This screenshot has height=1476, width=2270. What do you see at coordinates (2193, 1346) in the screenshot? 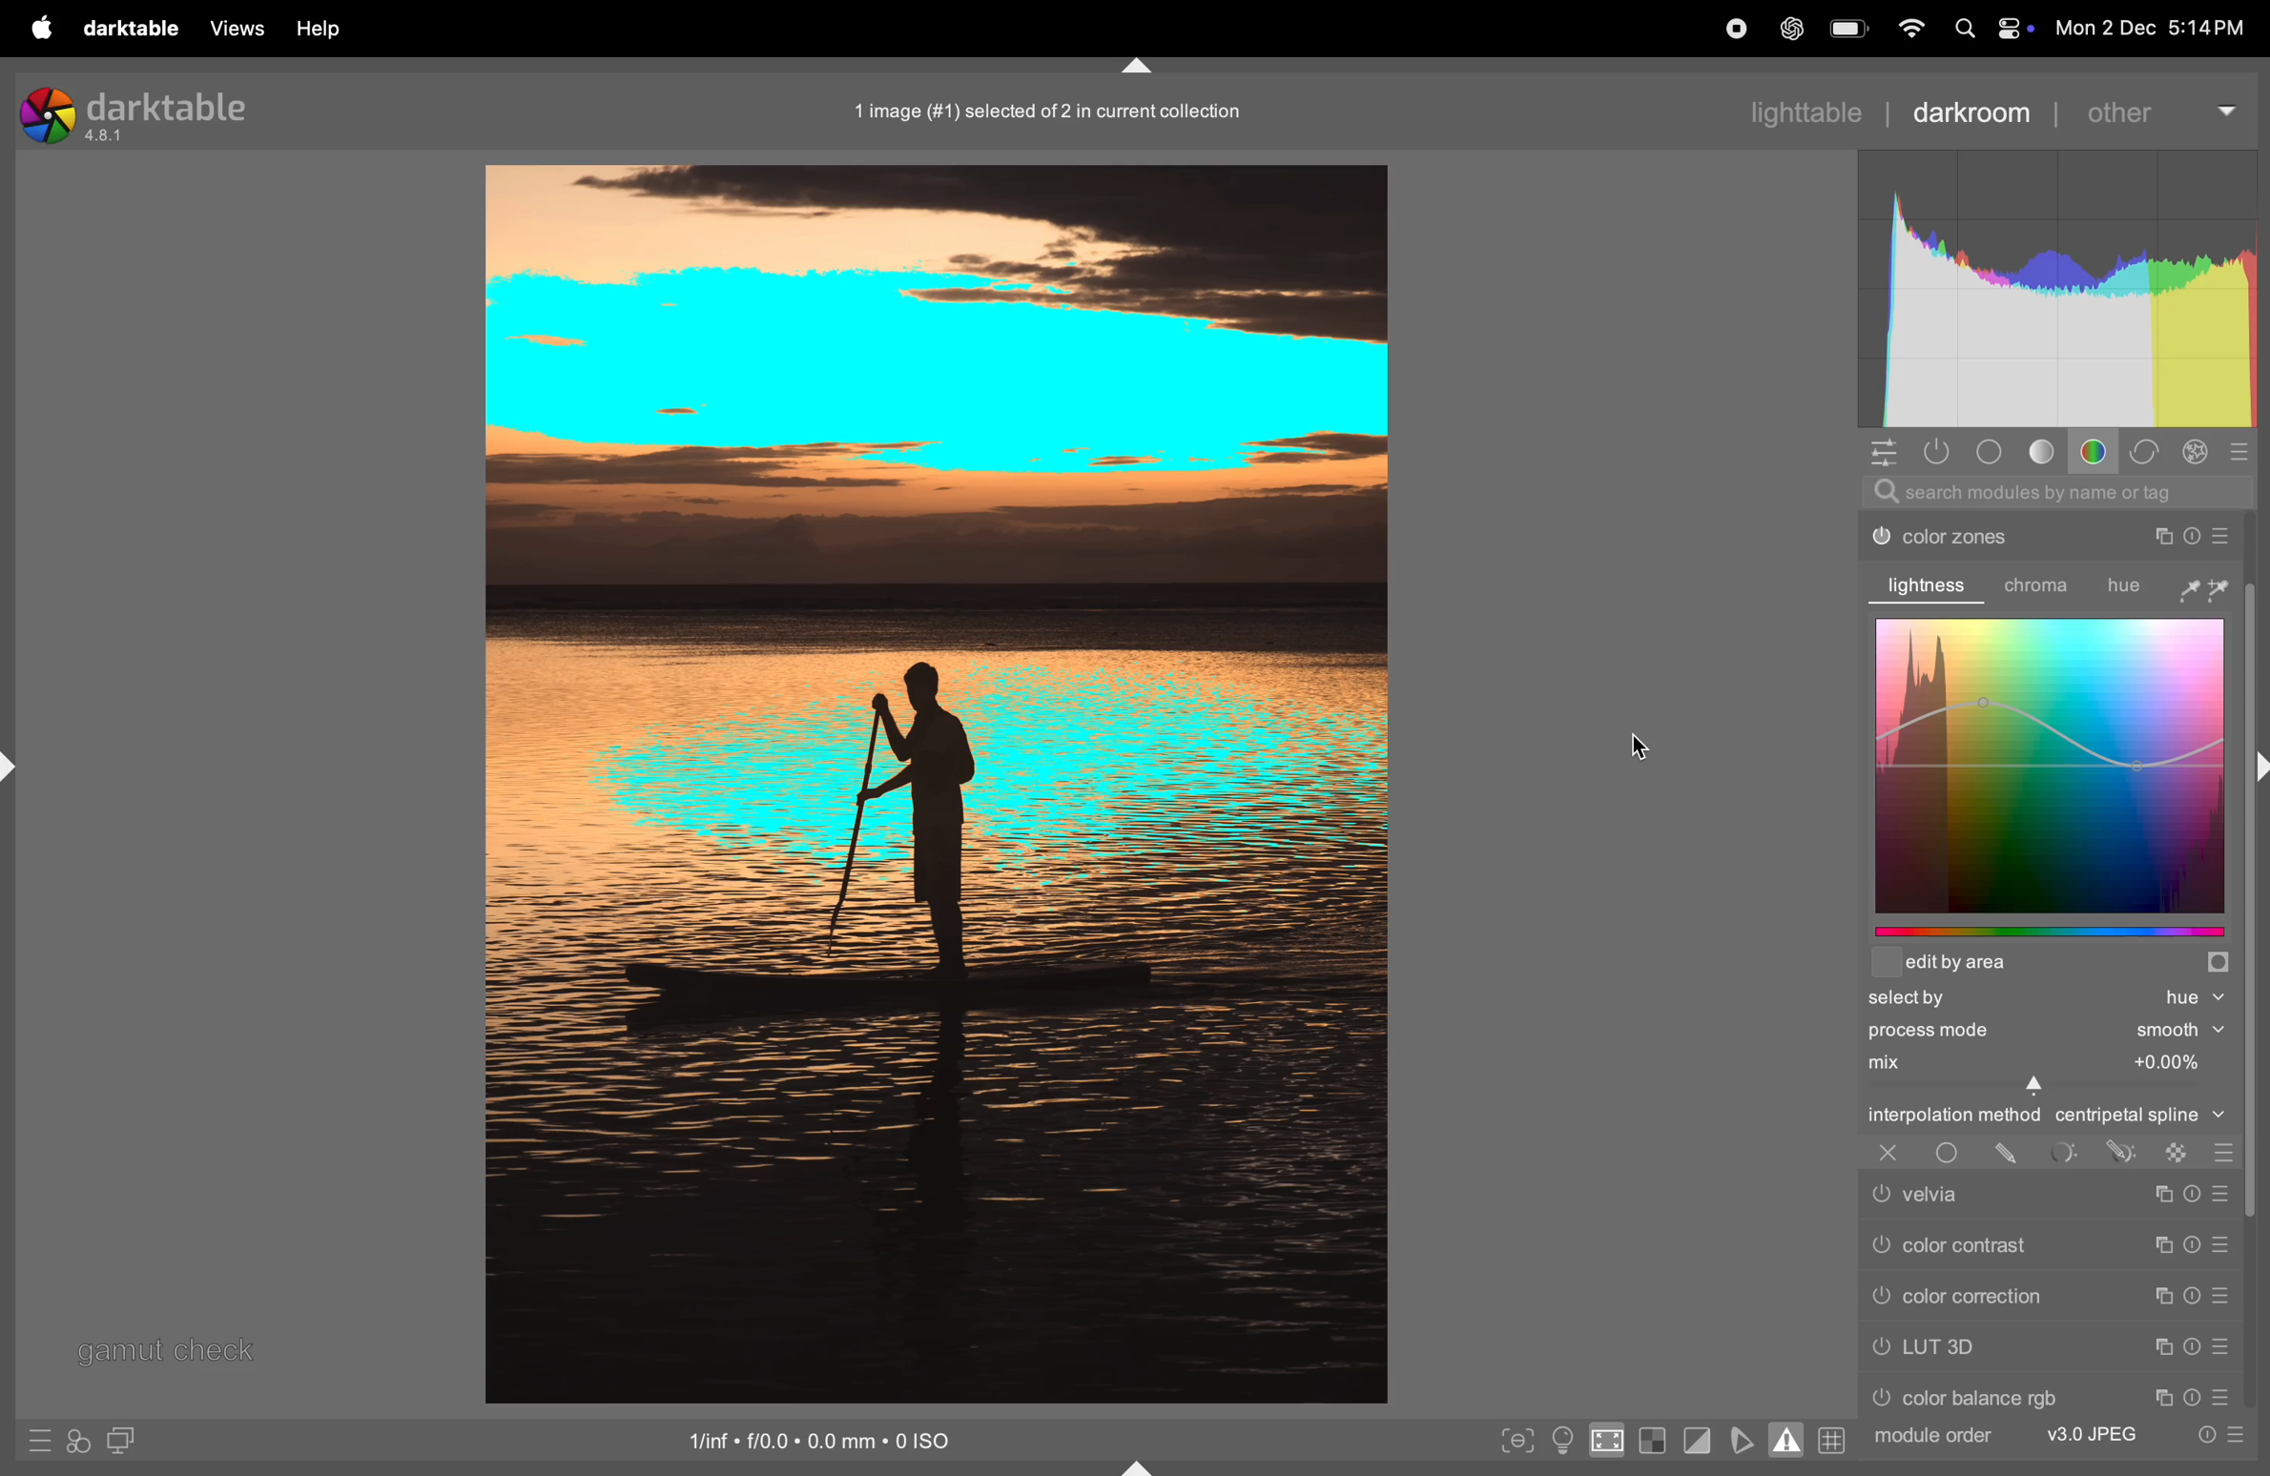
I see `Timer` at bounding box center [2193, 1346].